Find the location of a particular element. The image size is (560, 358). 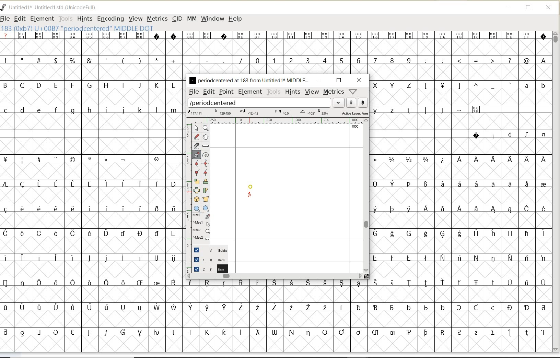

file is located at coordinates (193, 92).